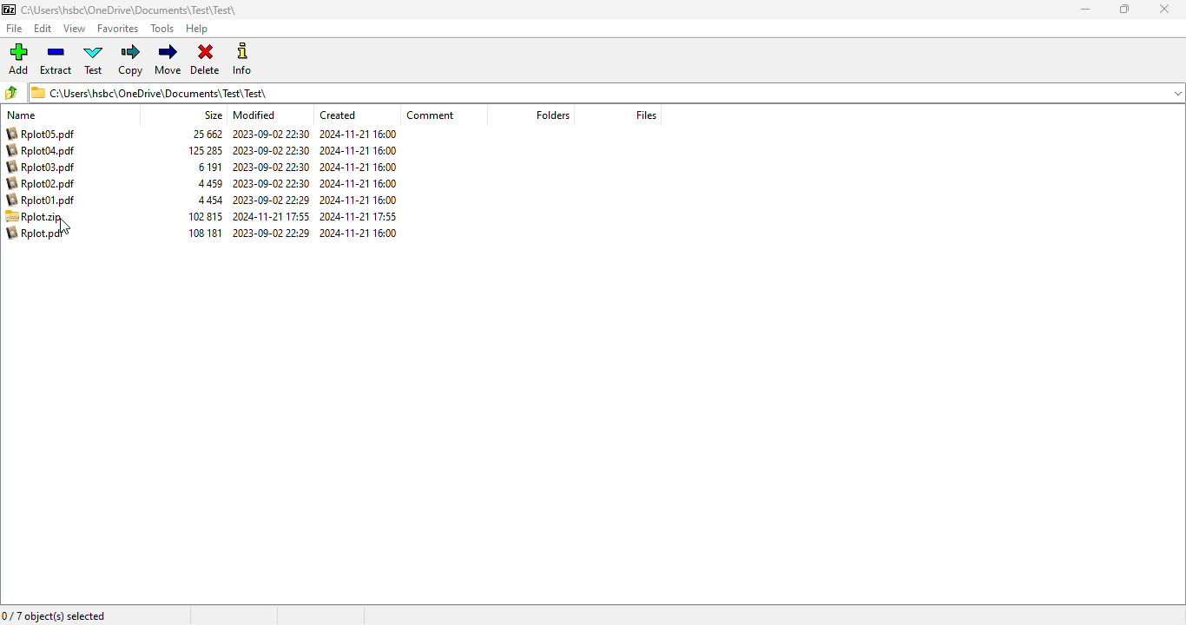  I want to click on comment, so click(430, 115).